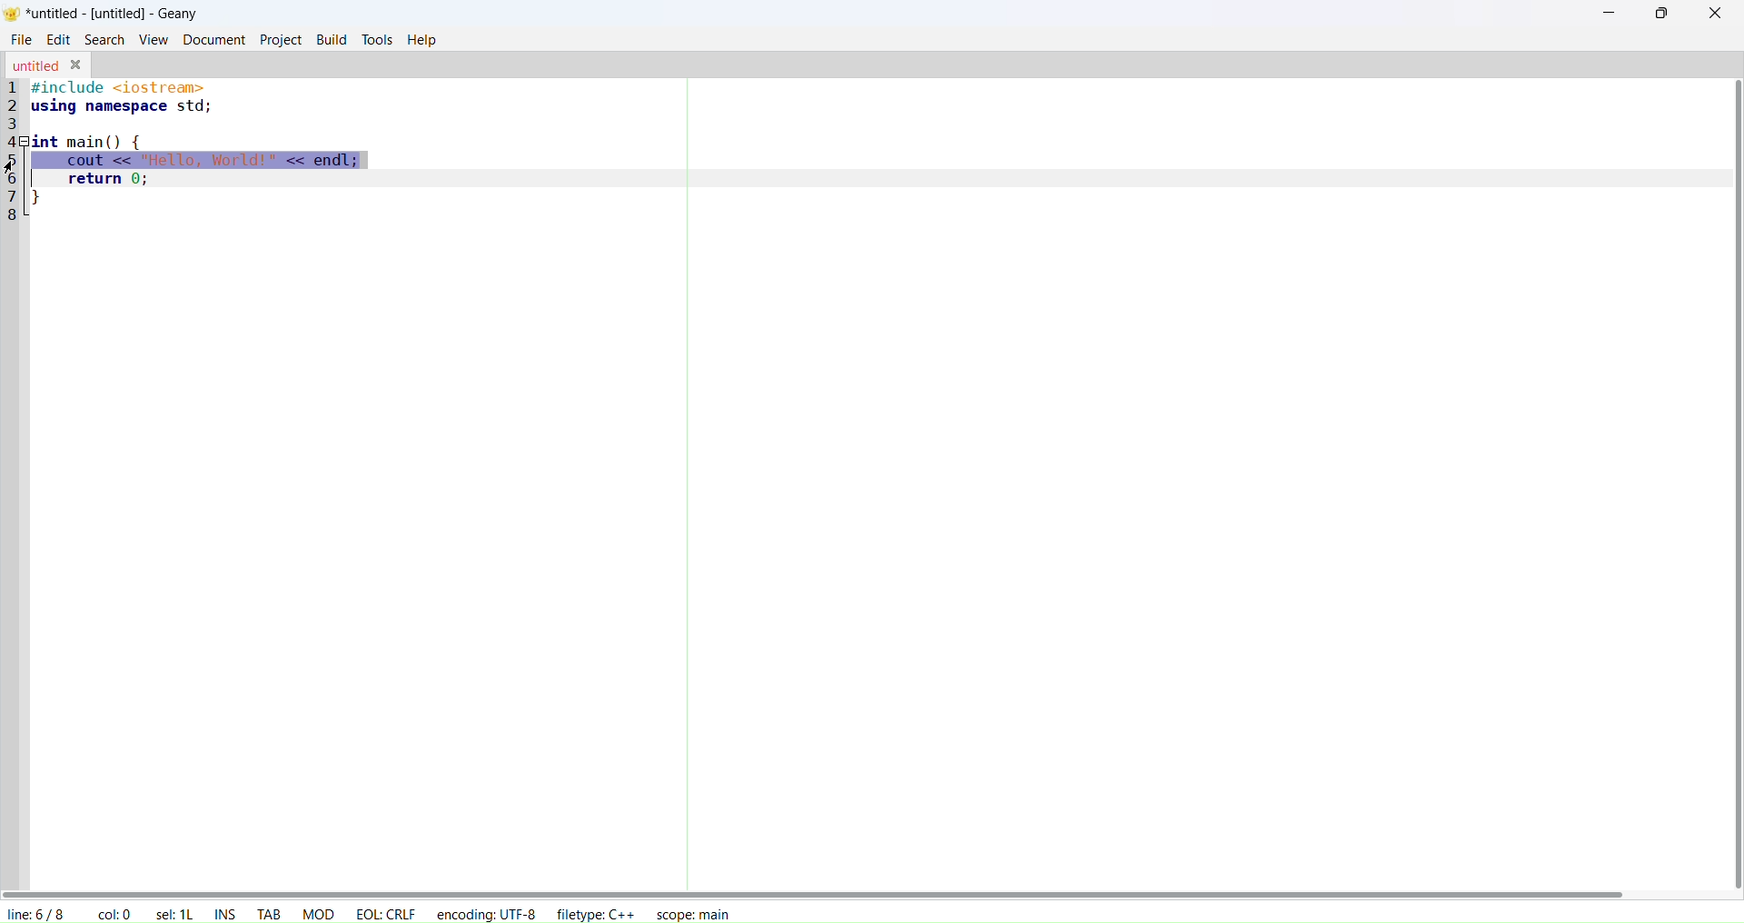 The height and width of the screenshot is (923, 1744). Describe the element at coordinates (201, 160) in the screenshot. I see `highlighted line of code` at that location.